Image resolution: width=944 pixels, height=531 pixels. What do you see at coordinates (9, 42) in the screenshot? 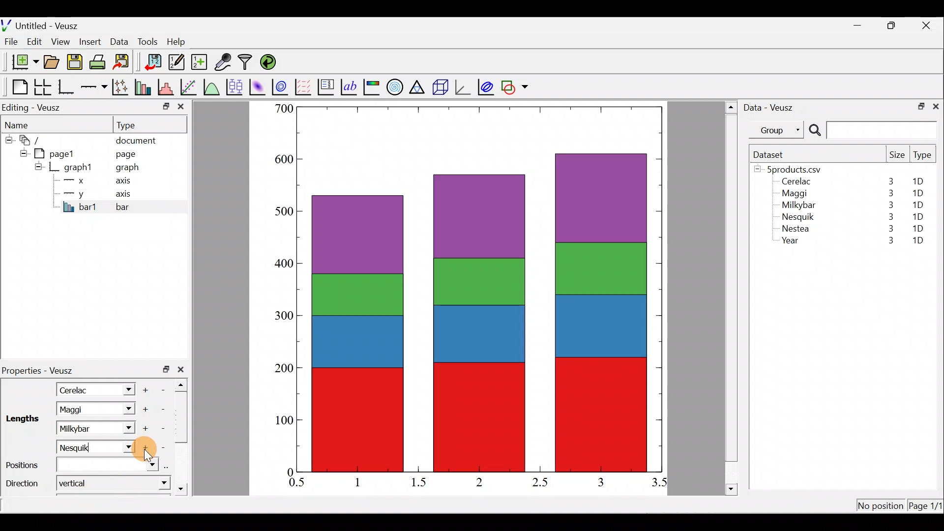
I see `File` at bounding box center [9, 42].